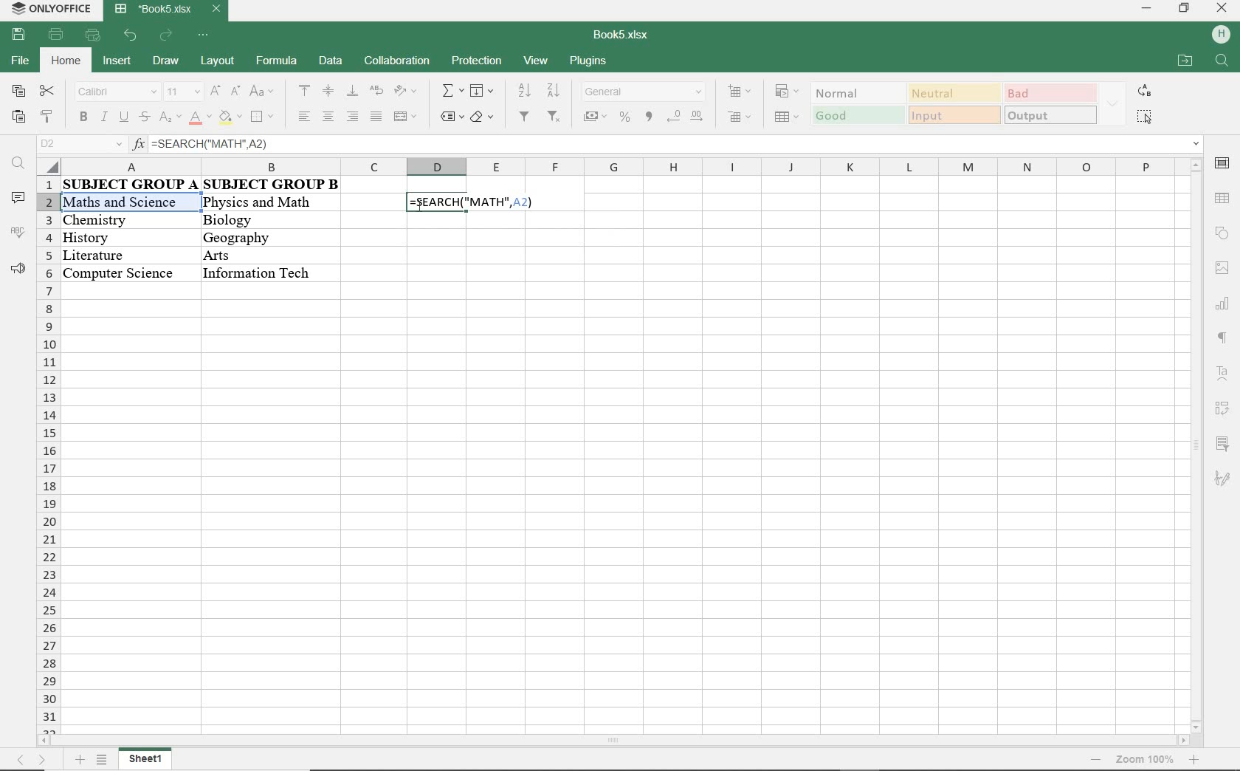  I want to click on font, so click(117, 93).